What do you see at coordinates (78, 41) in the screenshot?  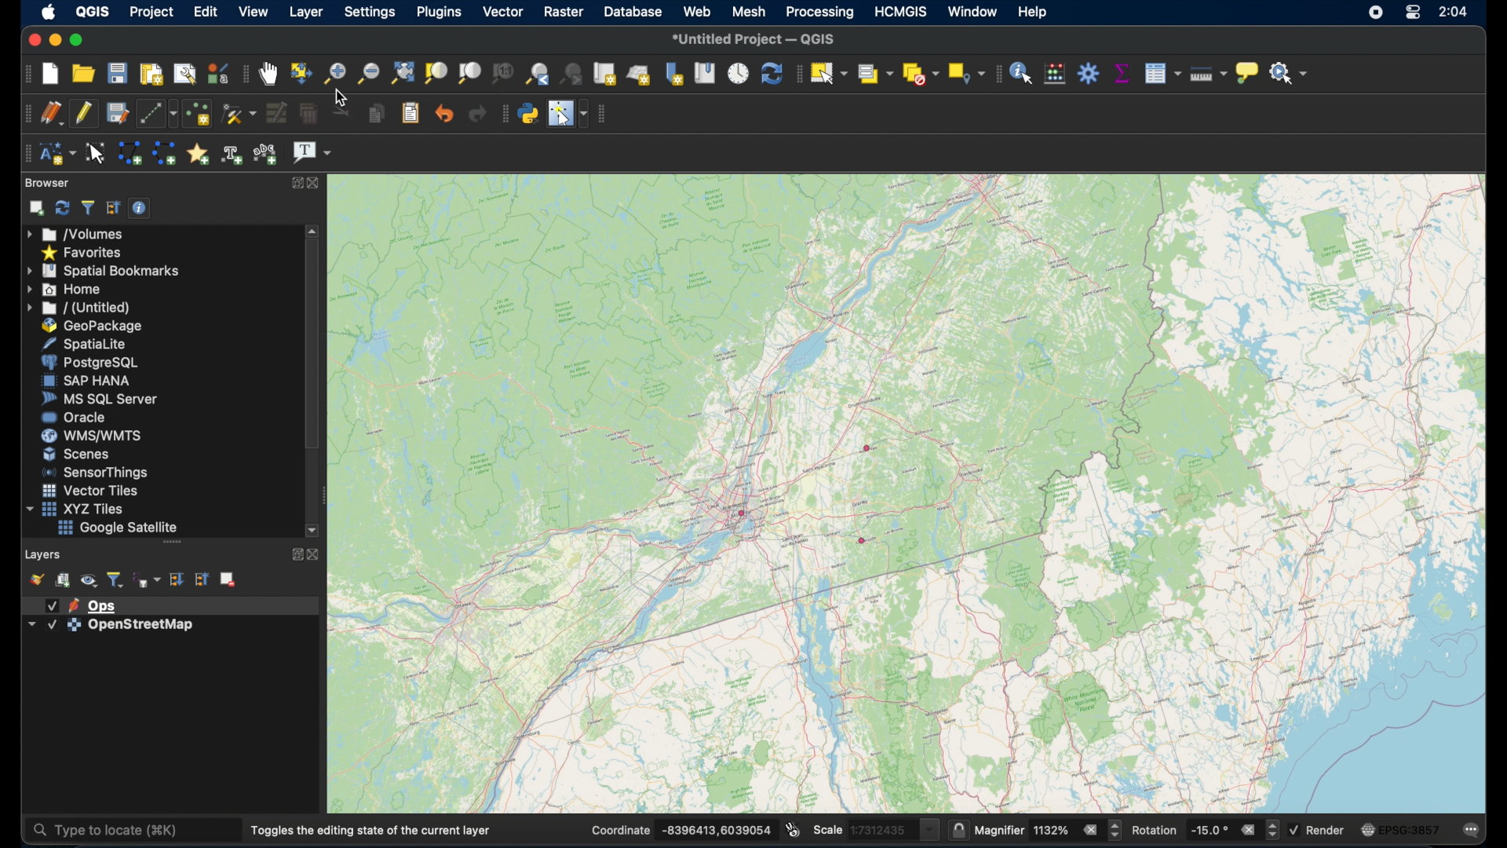 I see `maximize` at bounding box center [78, 41].